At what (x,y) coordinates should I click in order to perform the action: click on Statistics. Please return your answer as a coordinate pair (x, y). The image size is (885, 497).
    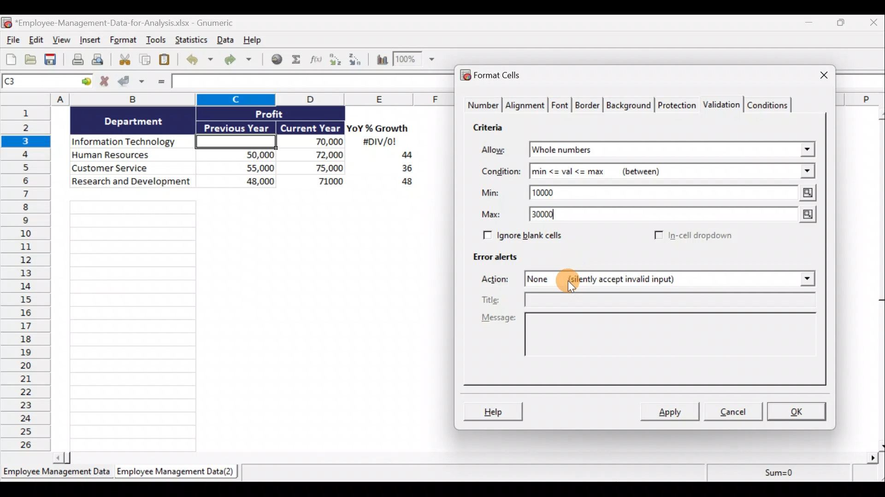
    Looking at the image, I should click on (190, 40).